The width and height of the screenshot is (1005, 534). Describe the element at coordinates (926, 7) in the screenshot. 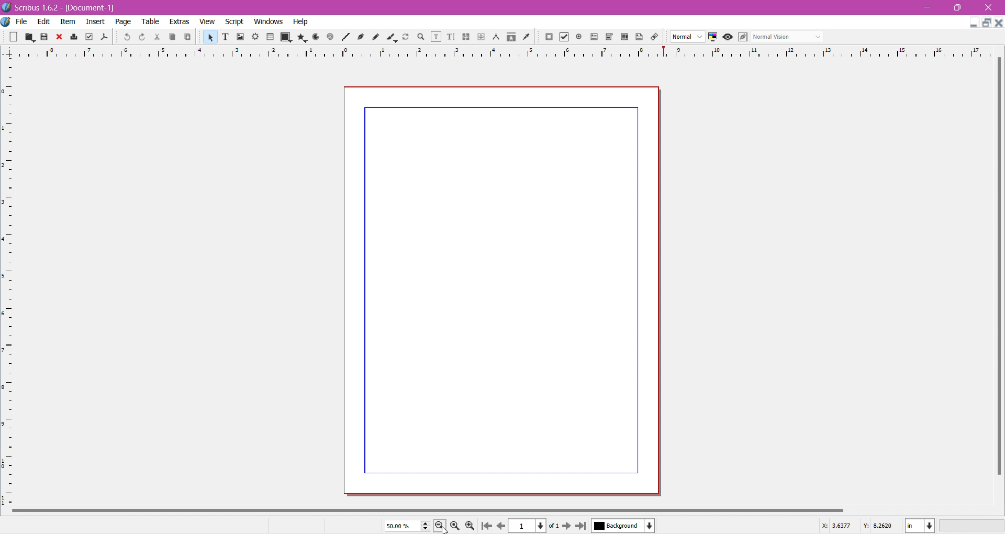

I see `Minimize ` at that location.